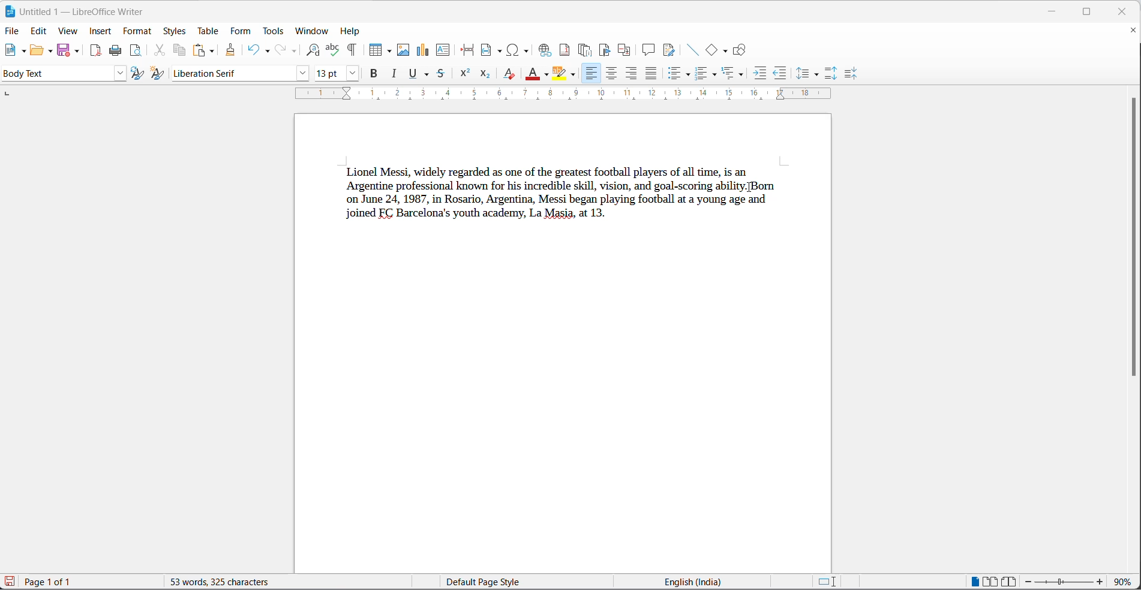  Describe the element at coordinates (428, 74) in the screenshot. I see `underline` at that location.